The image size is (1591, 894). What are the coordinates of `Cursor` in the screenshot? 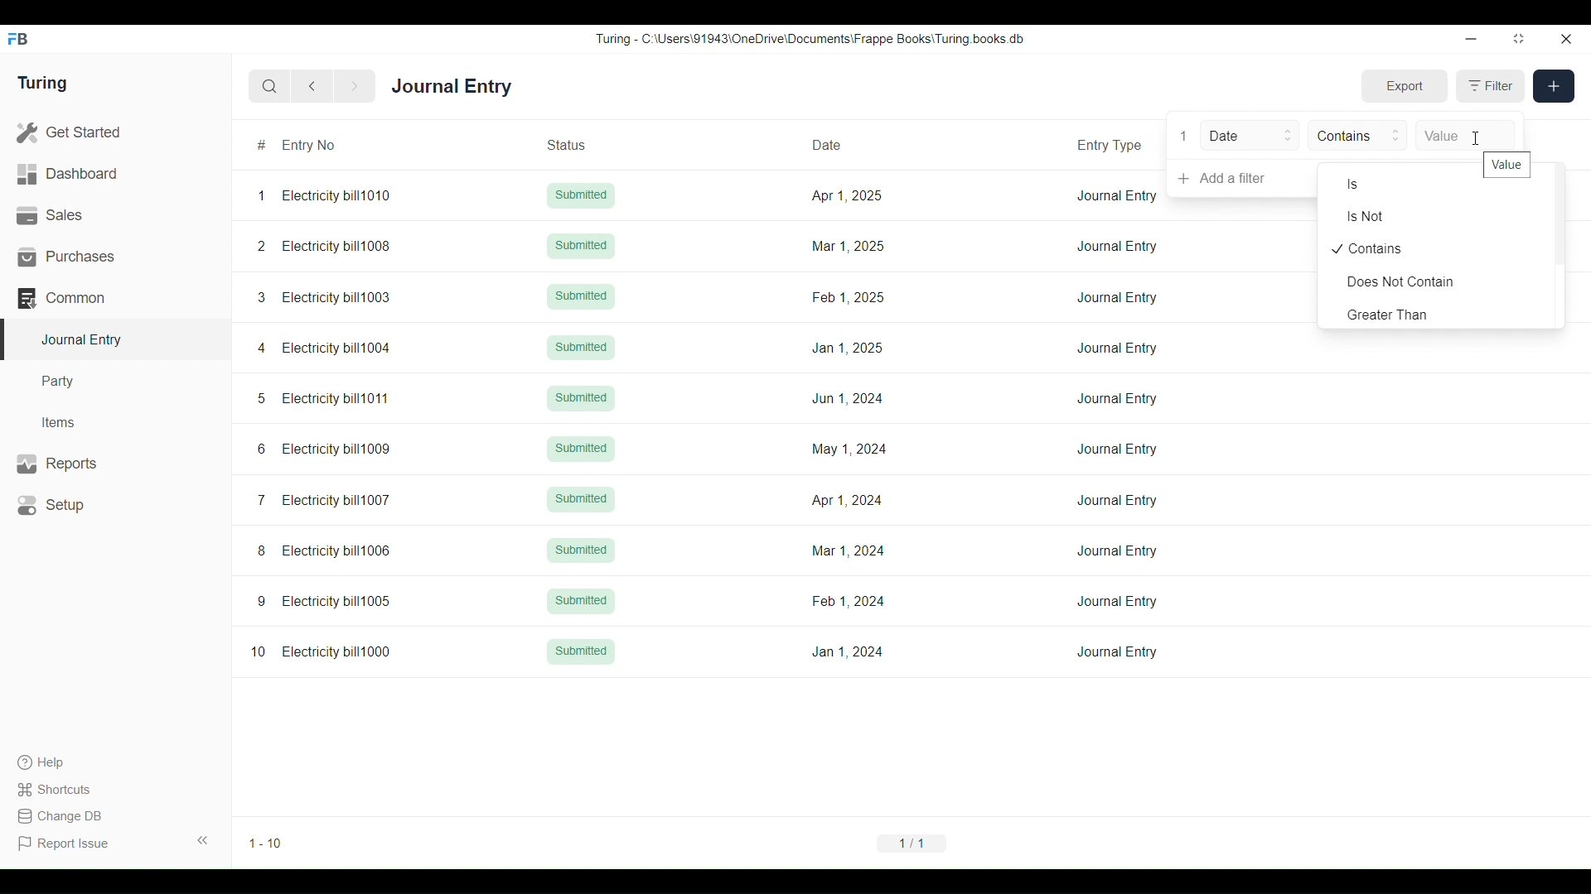 It's located at (1477, 138).